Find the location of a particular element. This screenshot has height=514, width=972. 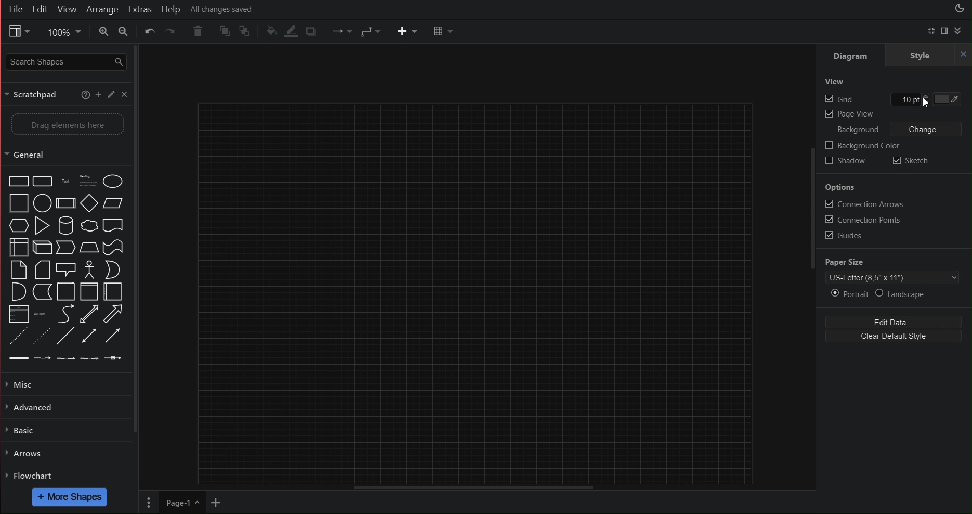

Grid Color is located at coordinates (951, 100).